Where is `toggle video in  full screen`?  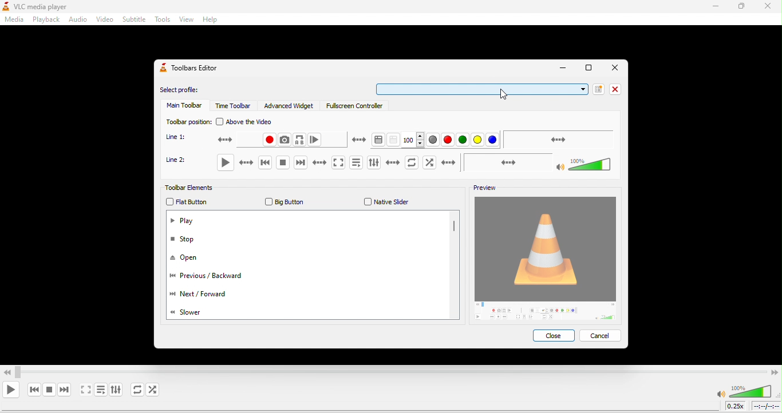
toggle video in  full screen is located at coordinates (84, 391).